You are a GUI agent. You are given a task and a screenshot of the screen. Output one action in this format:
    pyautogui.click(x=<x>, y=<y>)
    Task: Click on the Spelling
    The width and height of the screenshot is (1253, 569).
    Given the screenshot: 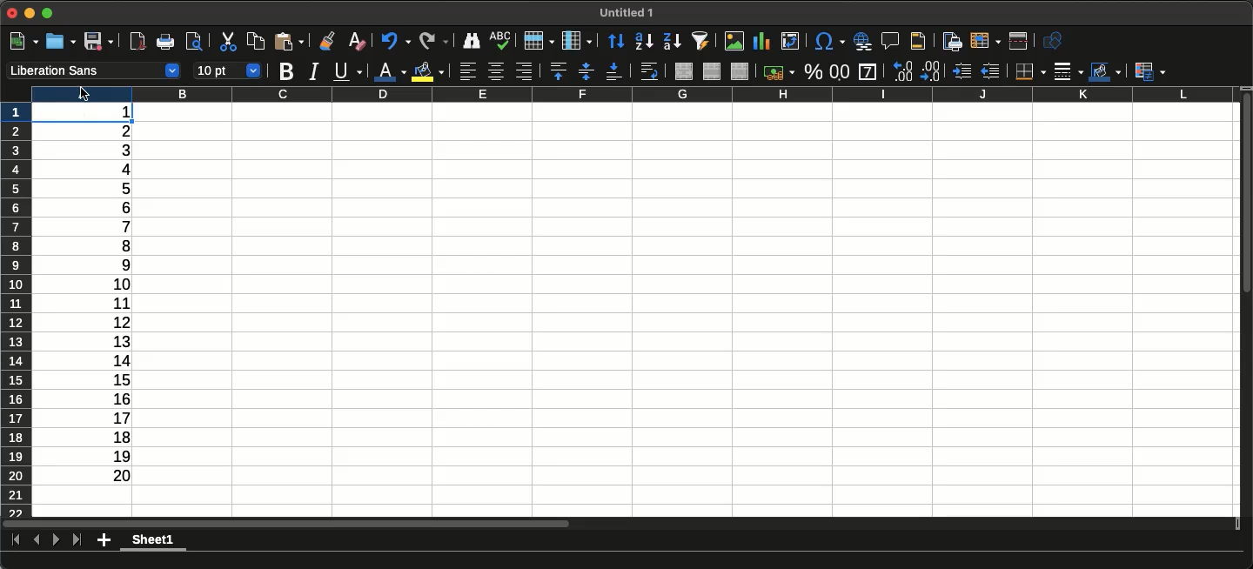 What is the action you would take?
    pyautogui.click(x=499, y=39)
    